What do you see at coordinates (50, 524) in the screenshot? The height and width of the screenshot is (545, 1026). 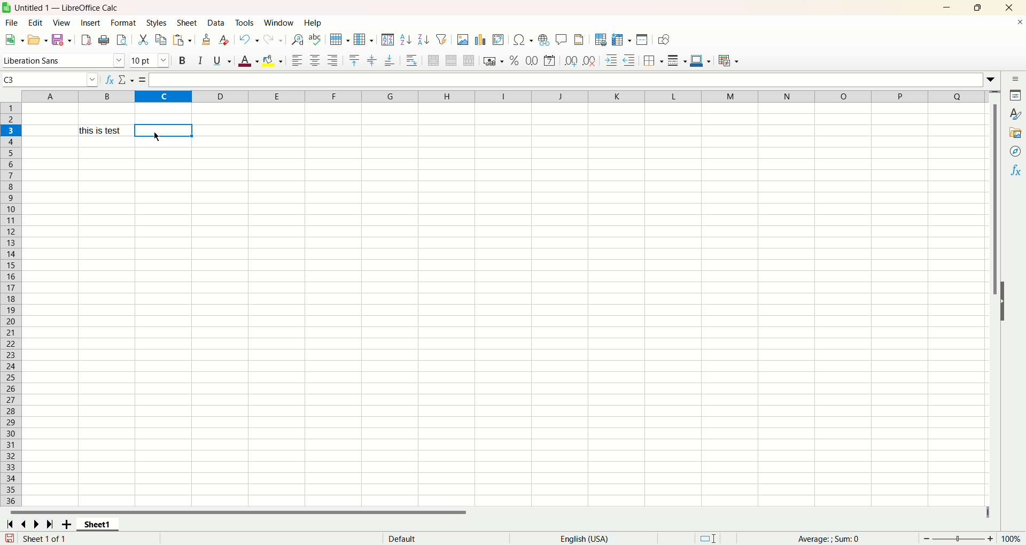 I see `last sheet` at bounding box center [50, 524].